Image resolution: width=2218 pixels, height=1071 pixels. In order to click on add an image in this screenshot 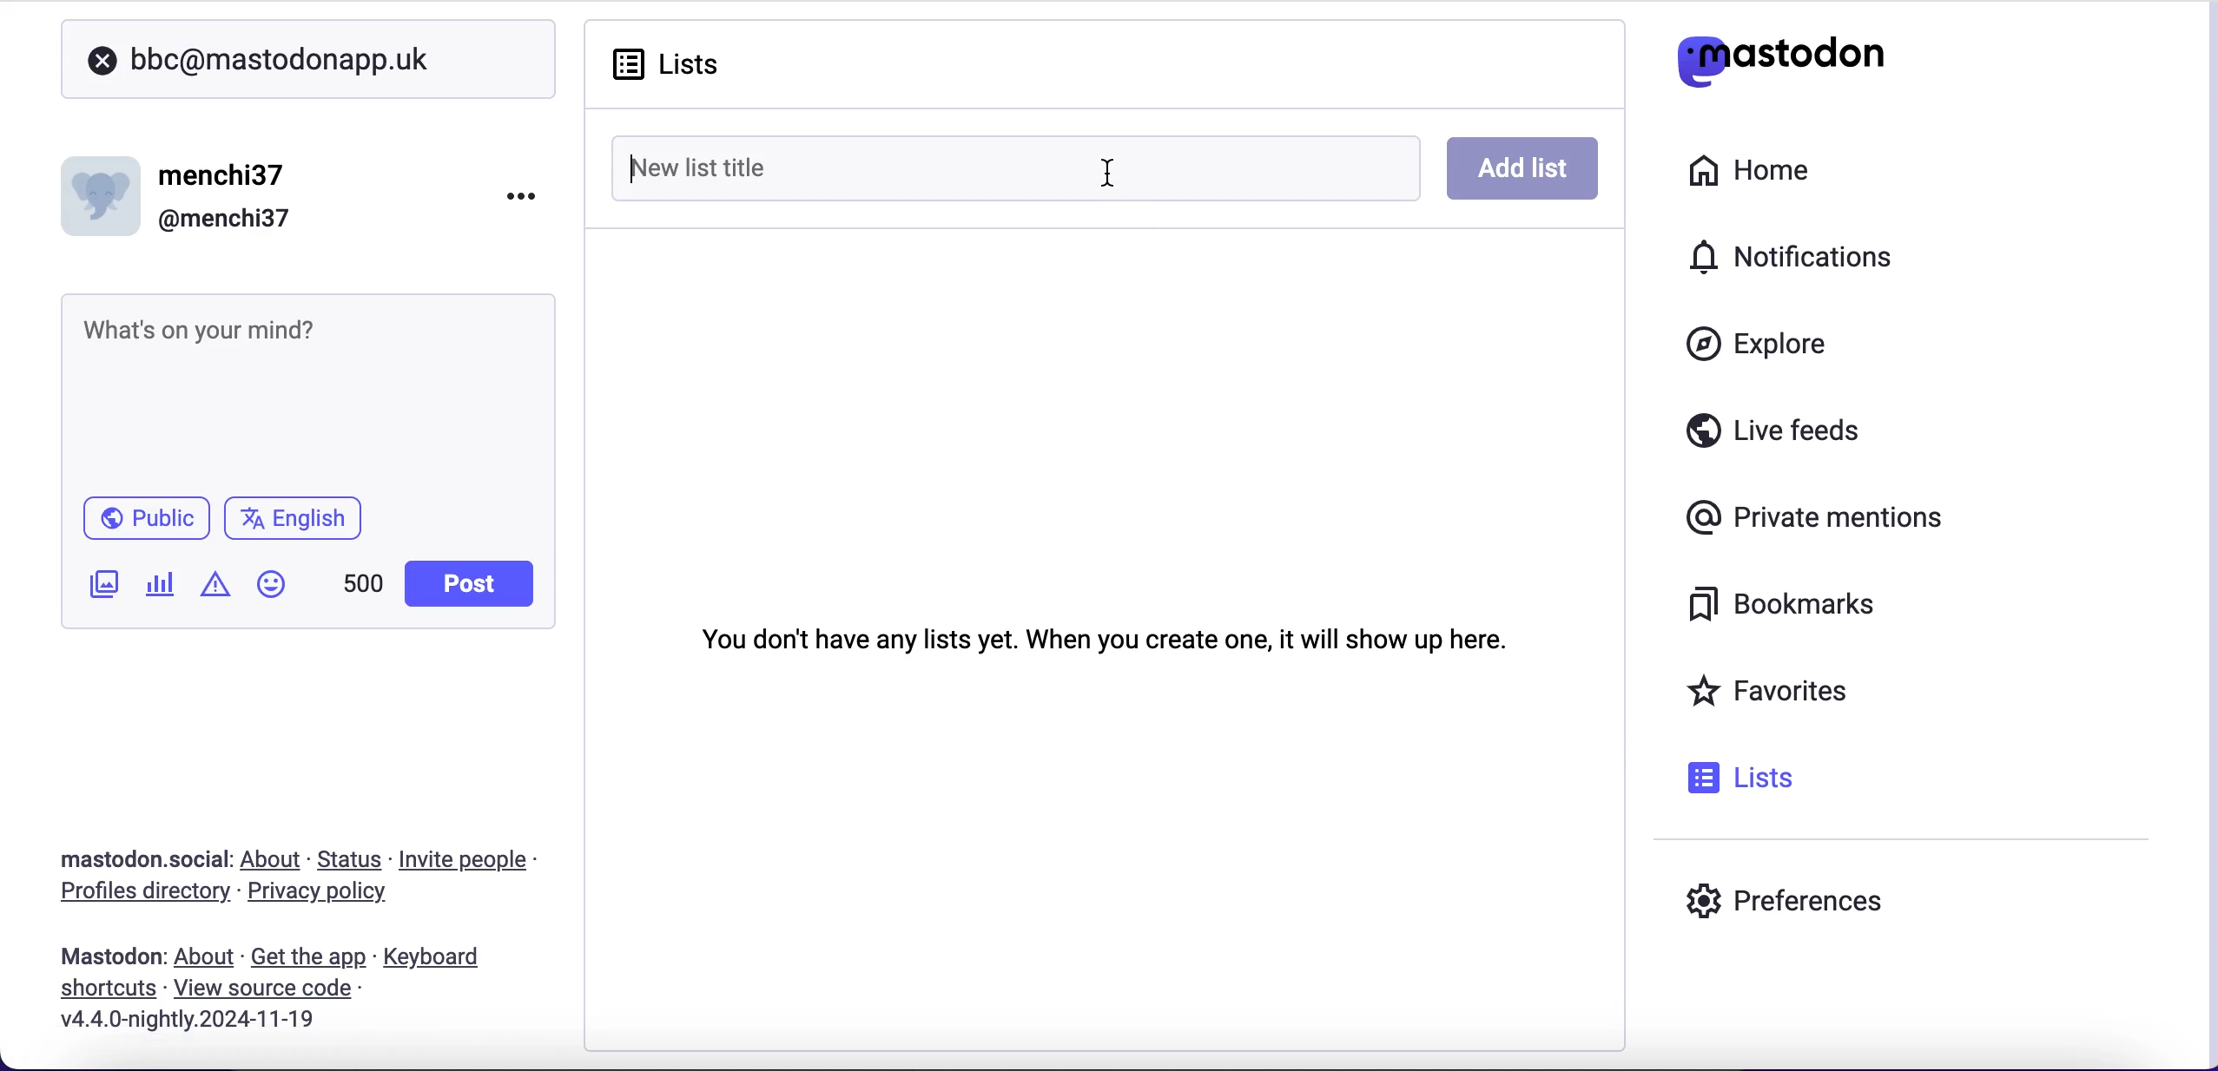, I will do `click(102, 584)`.